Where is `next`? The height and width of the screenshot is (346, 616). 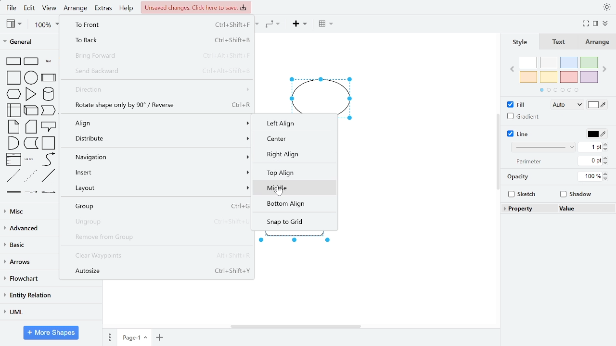
next is located at coordinates (604, 70).